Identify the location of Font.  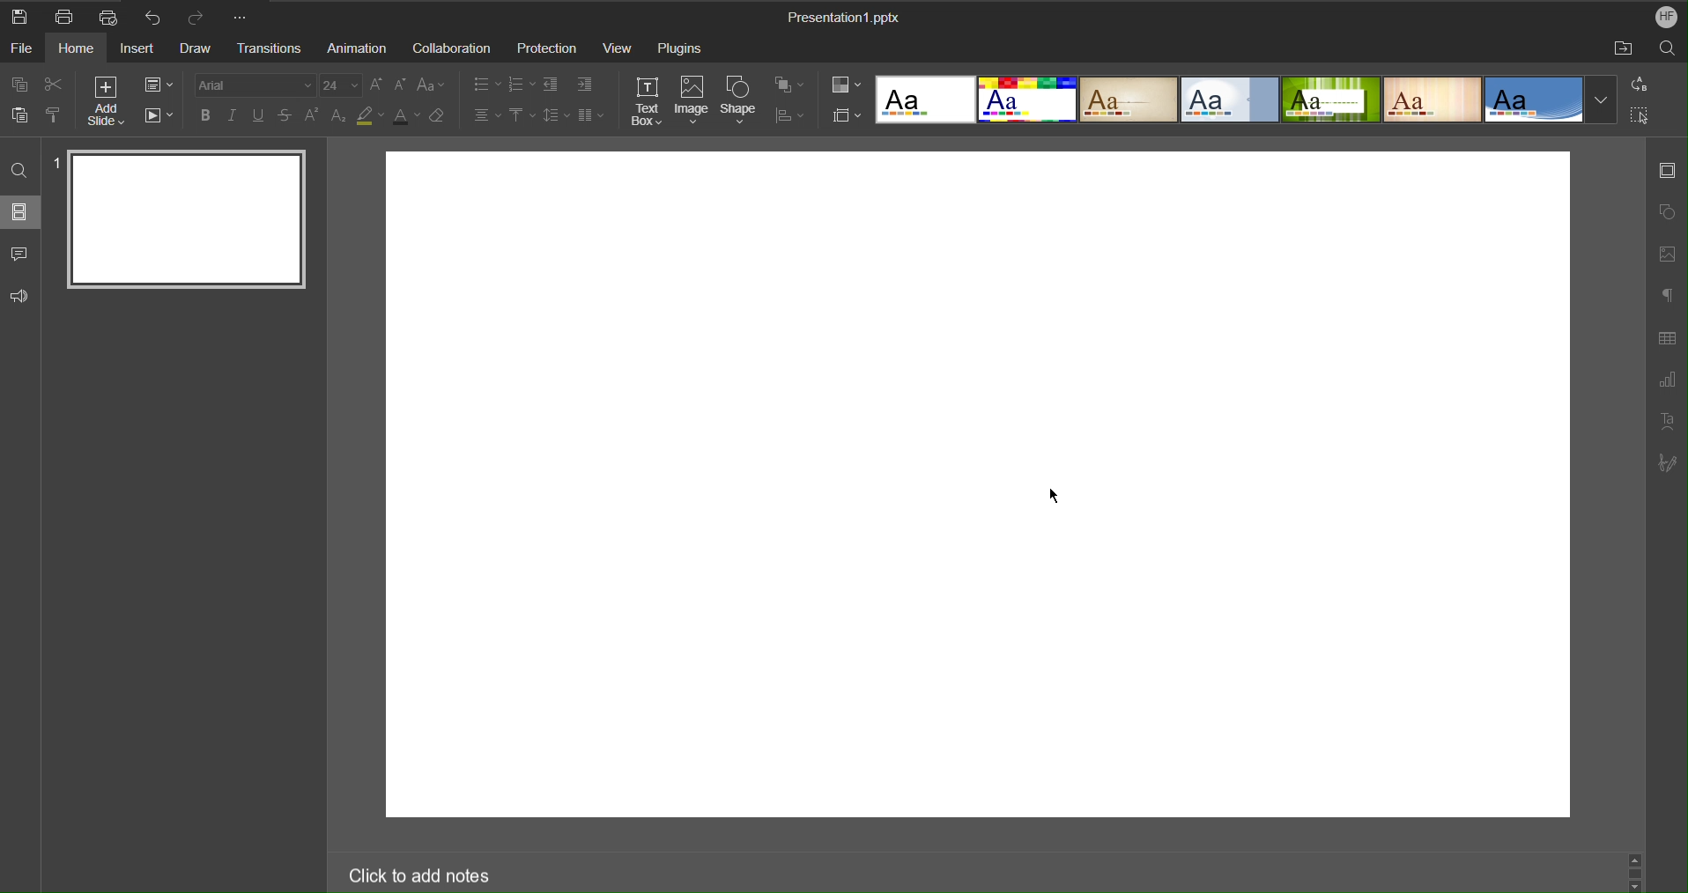
(256, 85).